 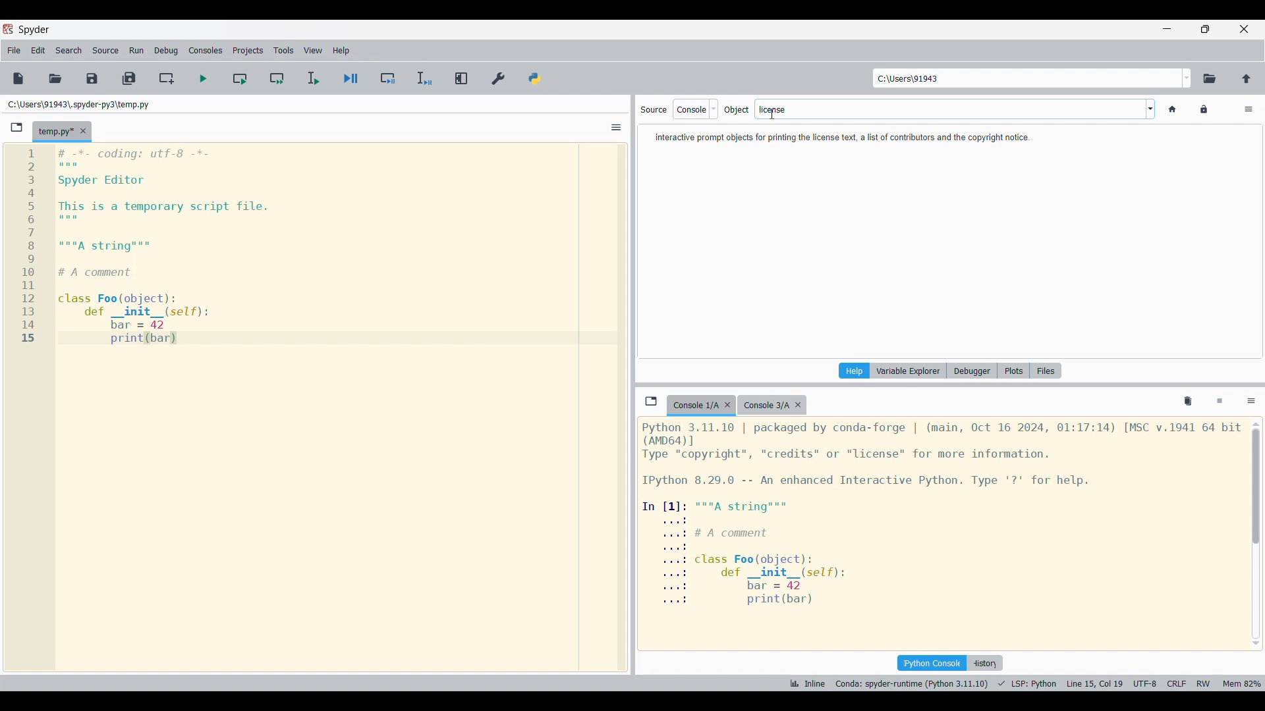 I want to click on Home, so click(x=1173, y=109).